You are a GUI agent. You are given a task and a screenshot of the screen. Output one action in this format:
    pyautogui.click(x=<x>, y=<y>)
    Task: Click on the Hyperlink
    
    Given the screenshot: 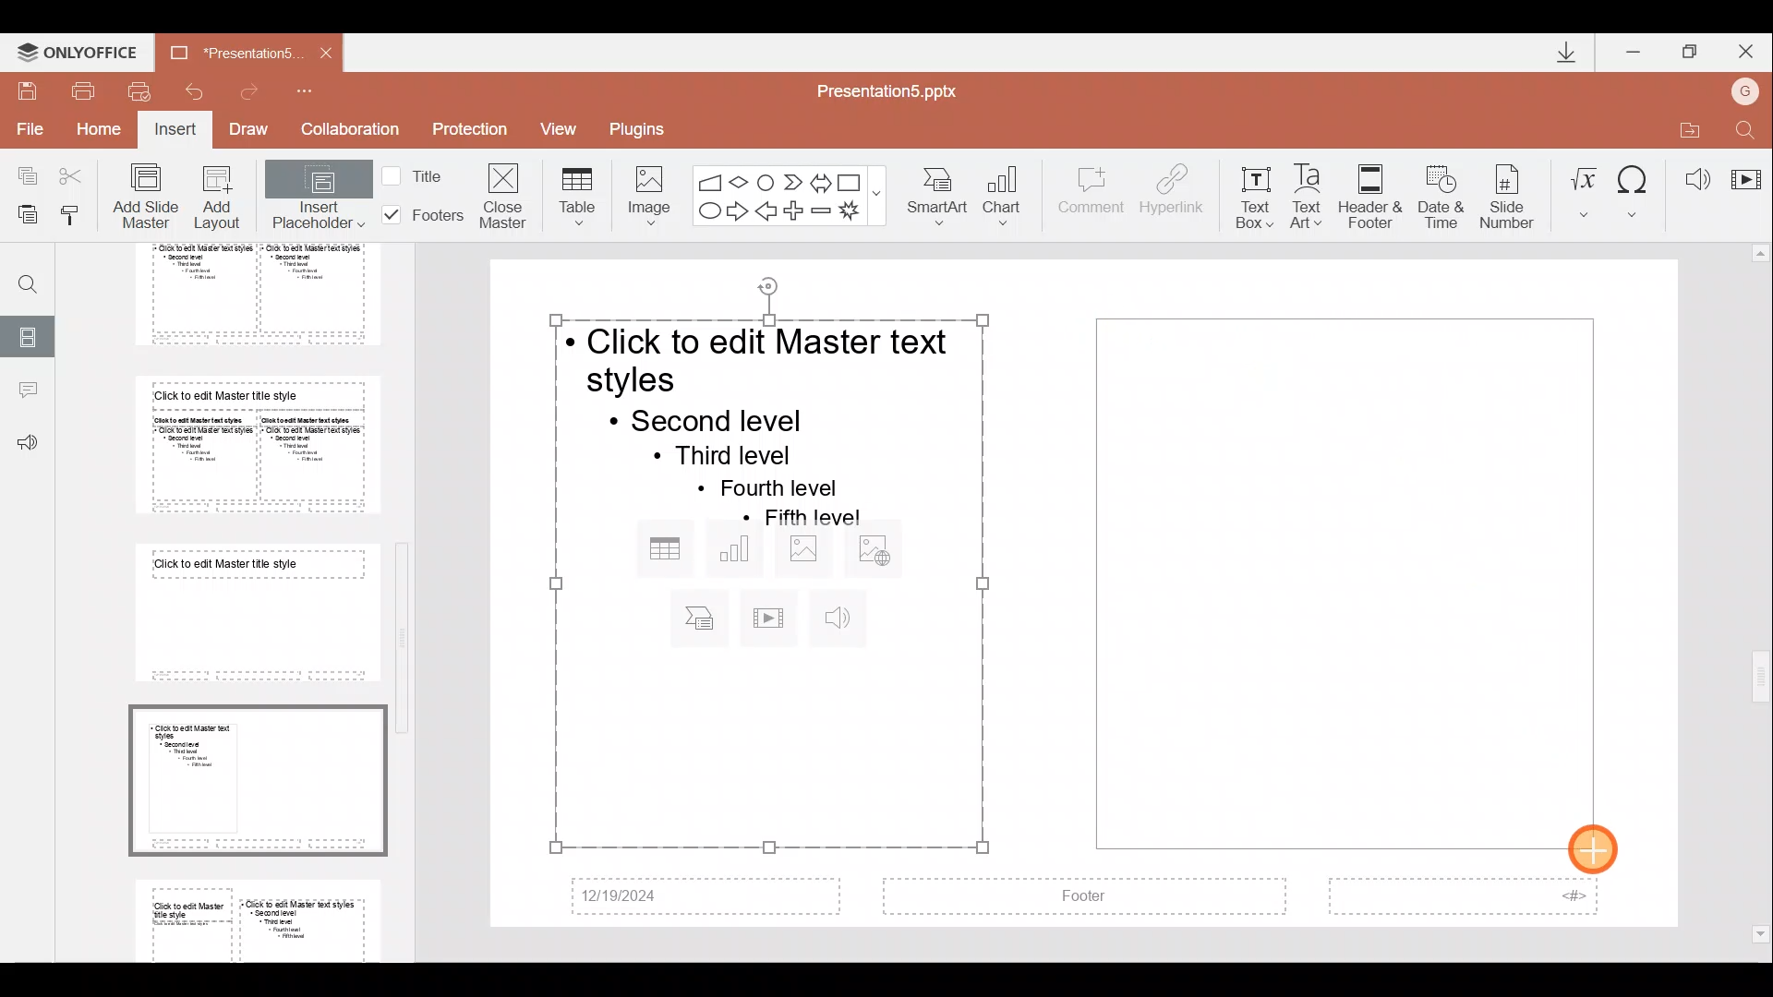 What is the action you would take?
    pyautogui.click(x=1174, y=192)
    